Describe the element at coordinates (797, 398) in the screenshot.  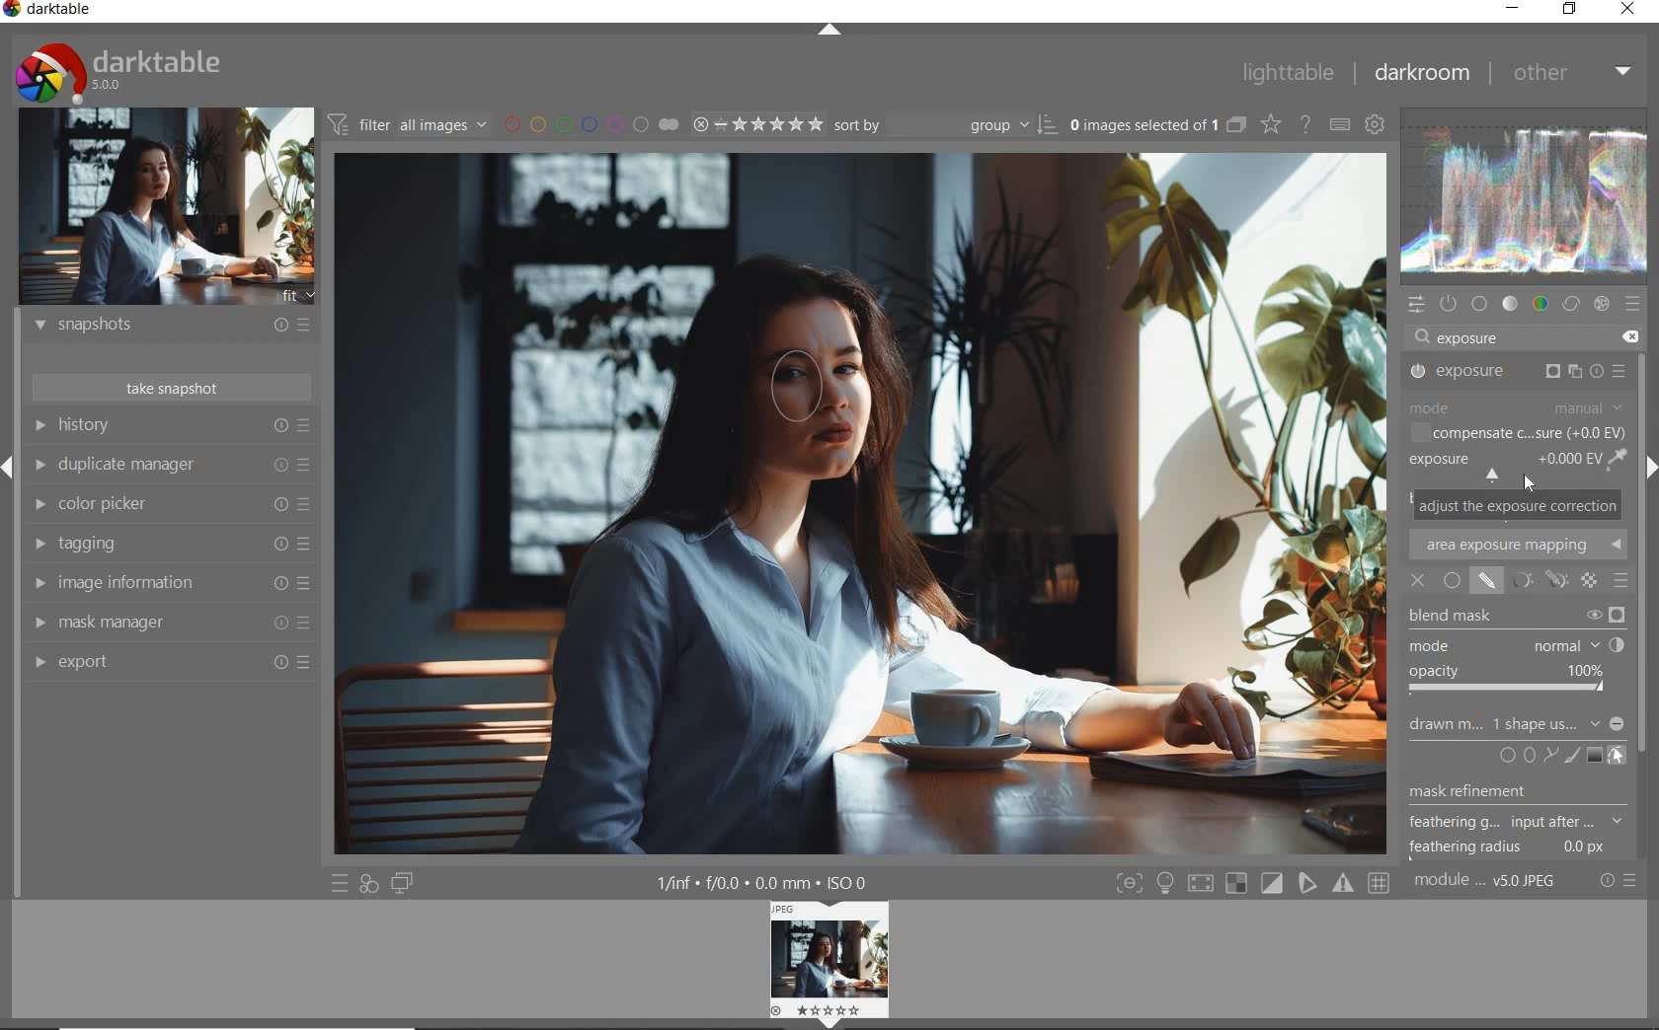
I see `cursor` at that location.